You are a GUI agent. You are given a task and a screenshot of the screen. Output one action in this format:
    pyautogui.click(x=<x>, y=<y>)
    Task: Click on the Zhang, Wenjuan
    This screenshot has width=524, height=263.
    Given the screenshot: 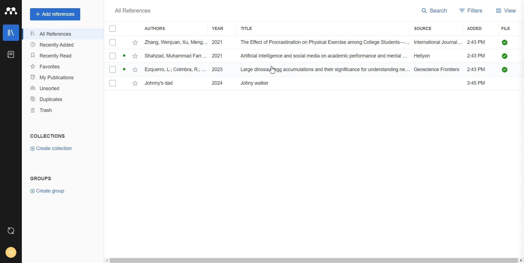 What is the action you would take?
    pyautogui.click(x=176, y=42)
    